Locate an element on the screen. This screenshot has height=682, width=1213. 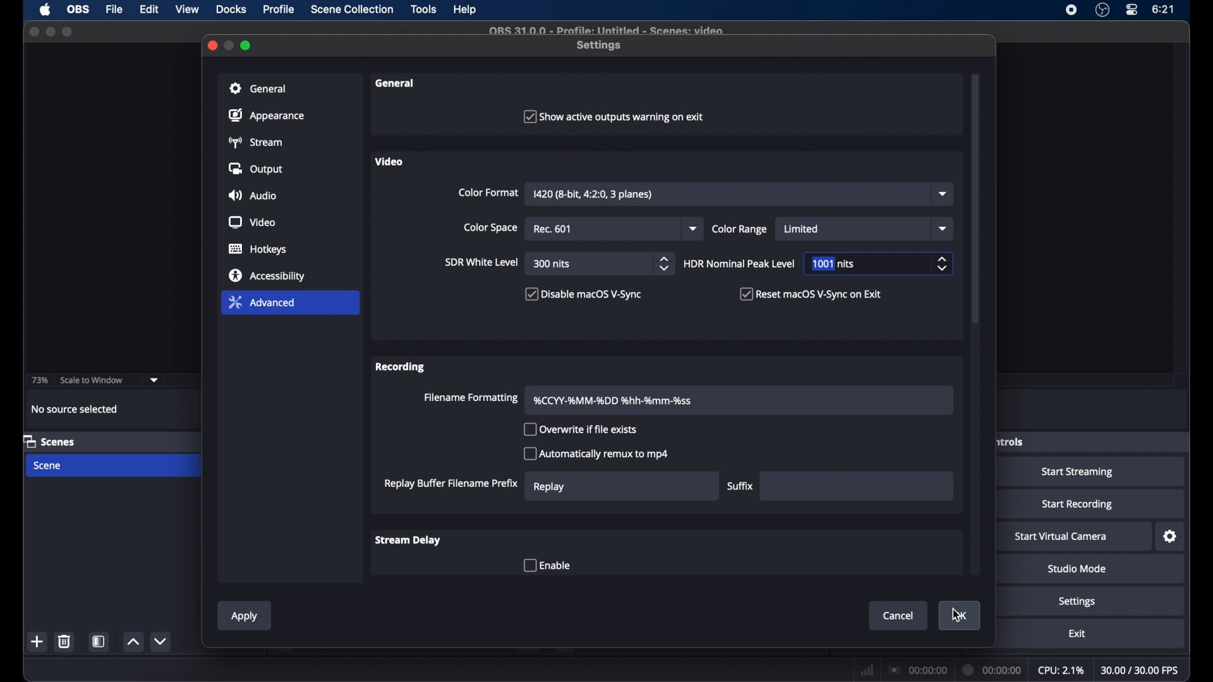
general is located at coordinates (395, 83).